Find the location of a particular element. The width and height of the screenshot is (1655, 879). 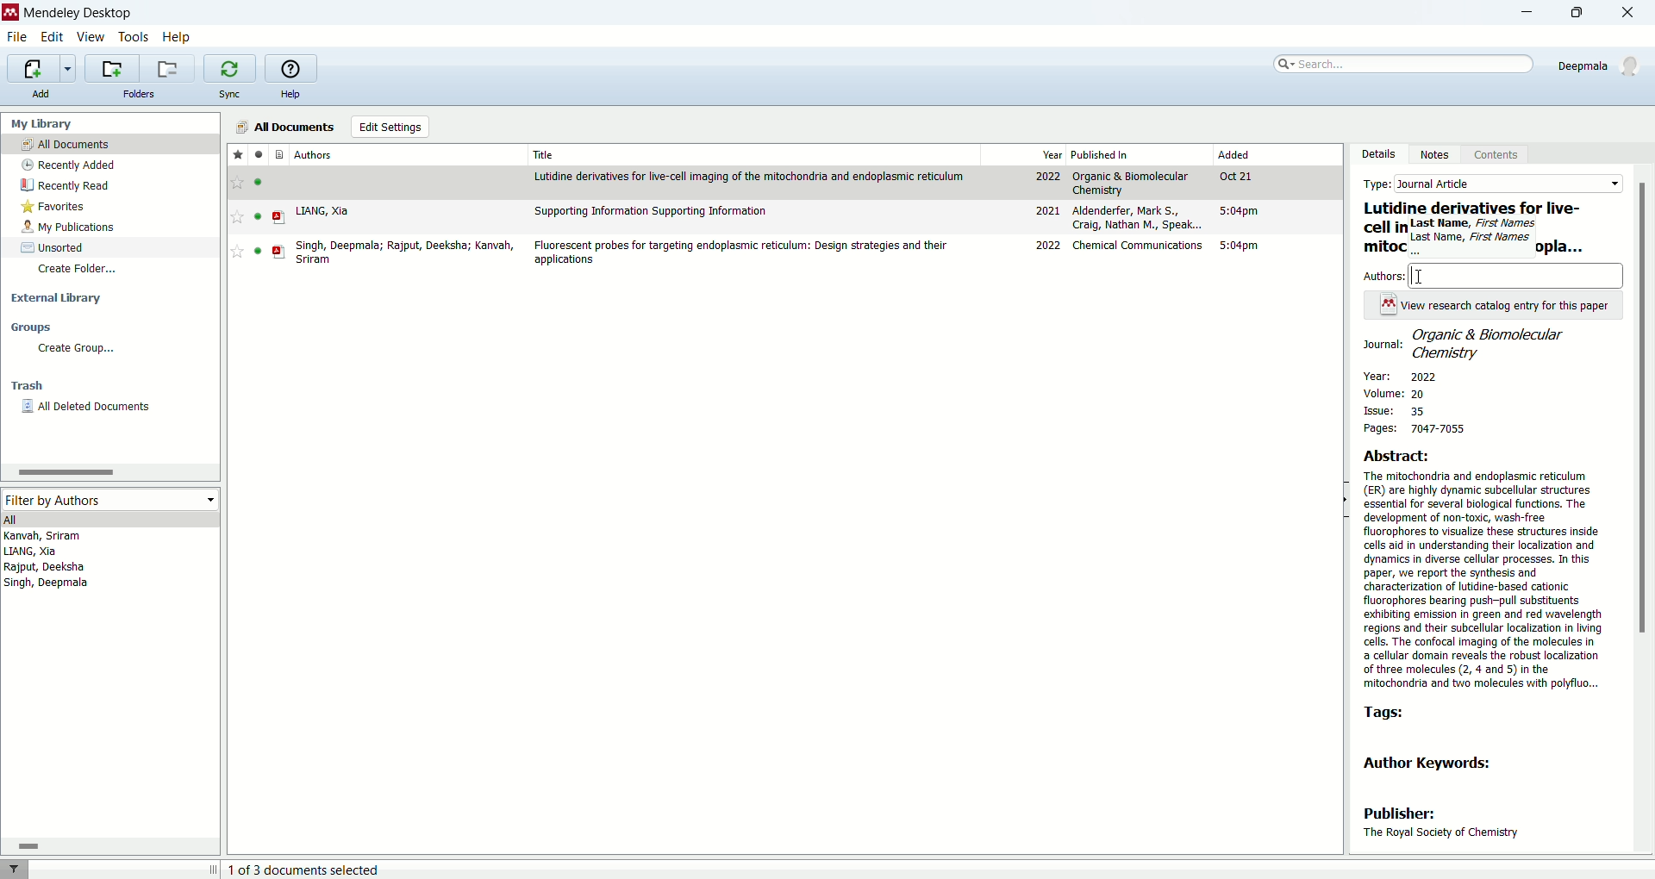

logo is located at coordinates (10, 13).